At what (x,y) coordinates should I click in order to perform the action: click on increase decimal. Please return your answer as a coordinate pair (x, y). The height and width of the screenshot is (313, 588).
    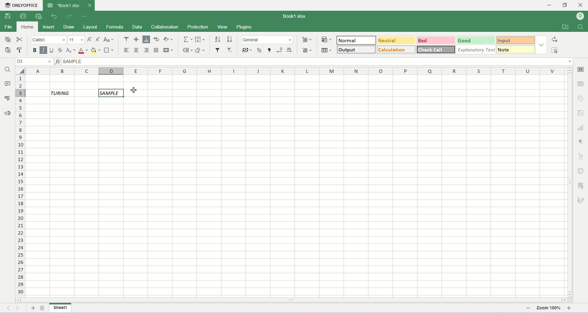
    Looking at the image, I should click on (290, 50).